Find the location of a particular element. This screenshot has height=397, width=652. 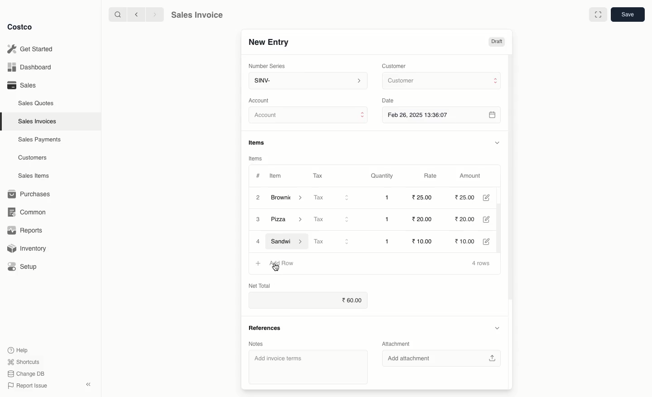

Sales Items is located at coordinates (36, 176).